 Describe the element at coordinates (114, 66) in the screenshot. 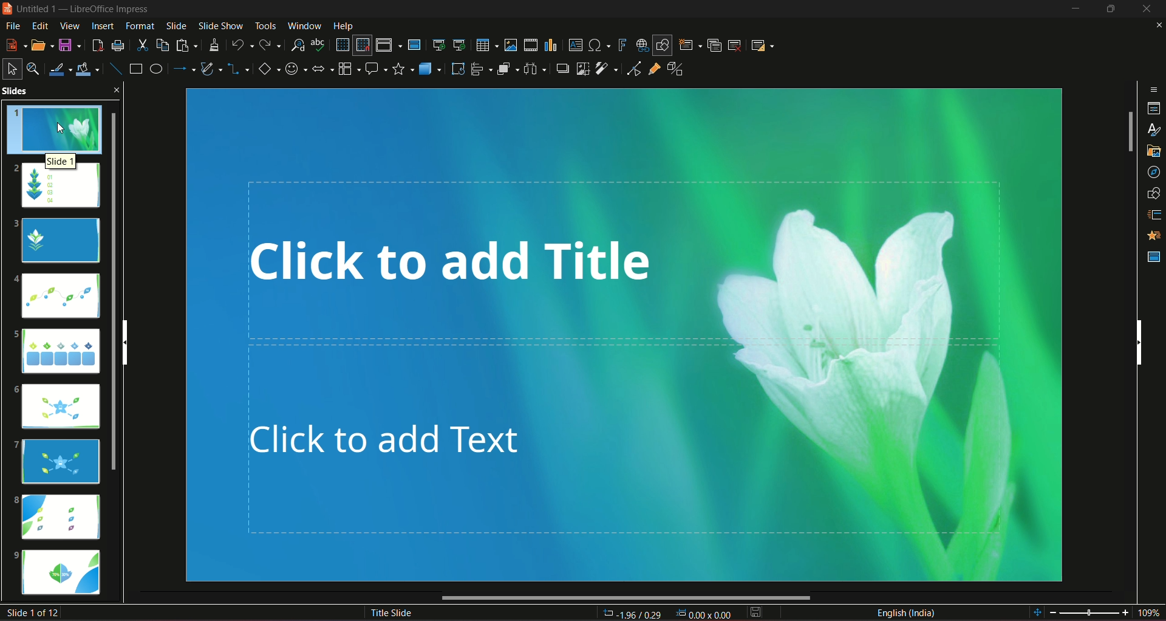

I see `insert line` at that location.